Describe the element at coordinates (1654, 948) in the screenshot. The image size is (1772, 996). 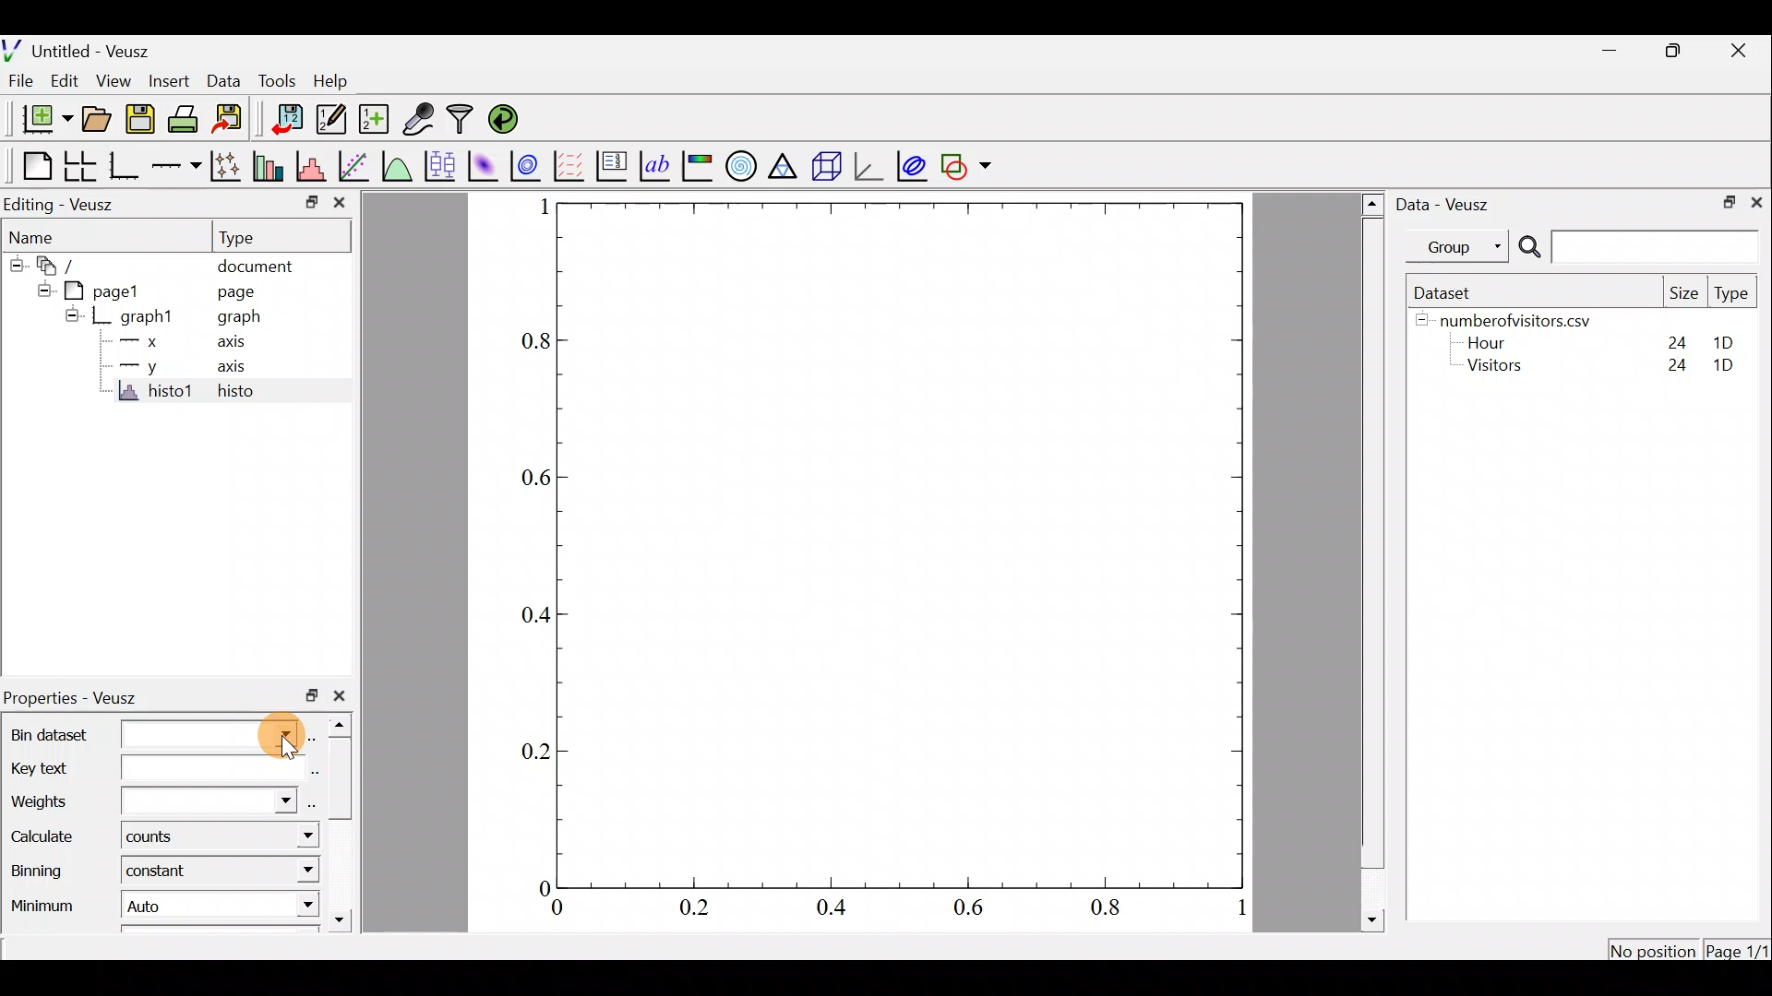
I see `No position` at that location.